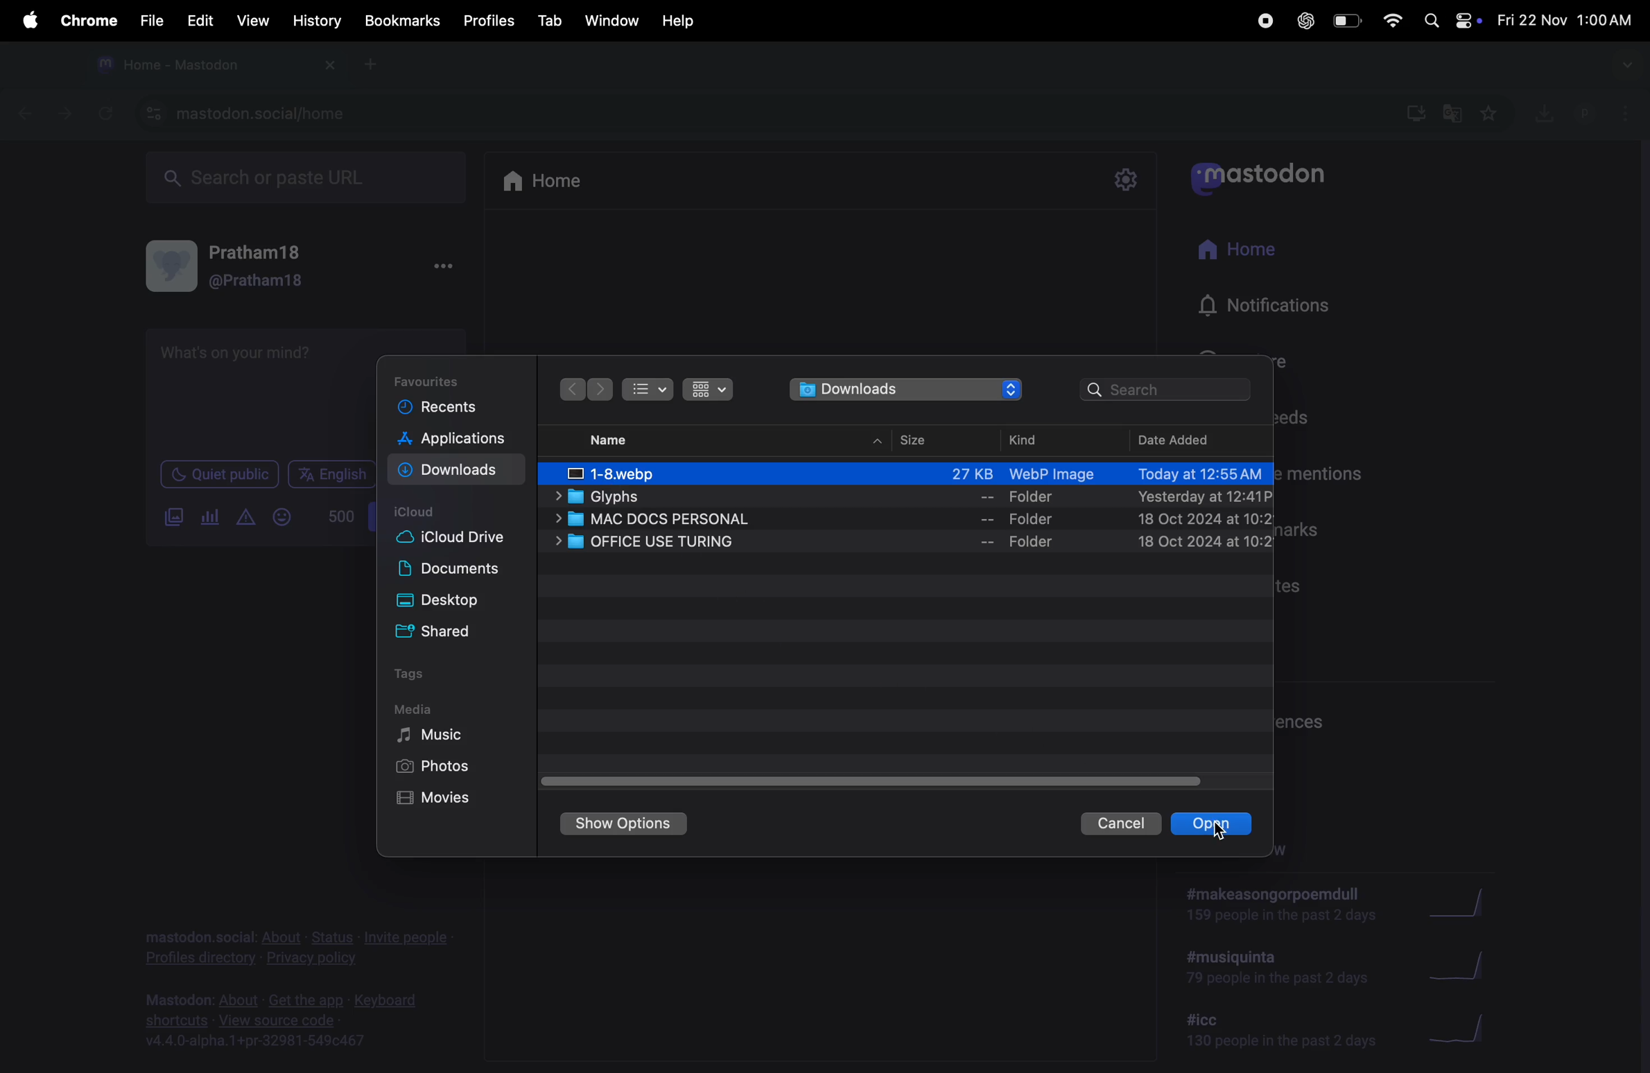  I want to click on file, so click(147, 22).